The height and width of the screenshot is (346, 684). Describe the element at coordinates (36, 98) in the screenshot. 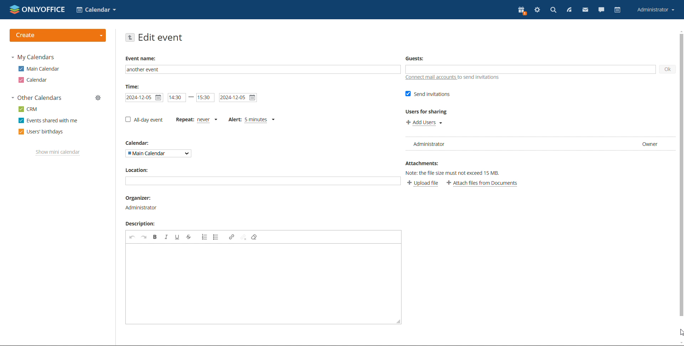

I see `other calendars` at that location.